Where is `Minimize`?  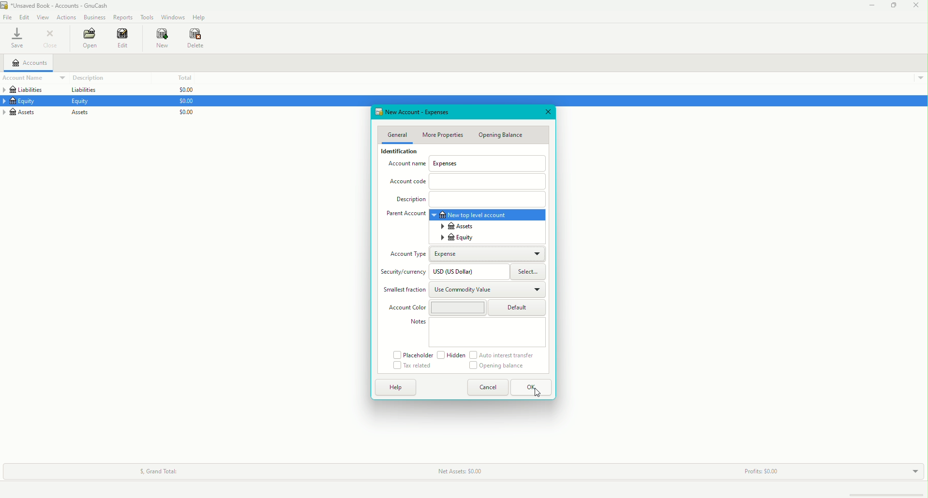
Minimize is located at coordinates (869, 6).